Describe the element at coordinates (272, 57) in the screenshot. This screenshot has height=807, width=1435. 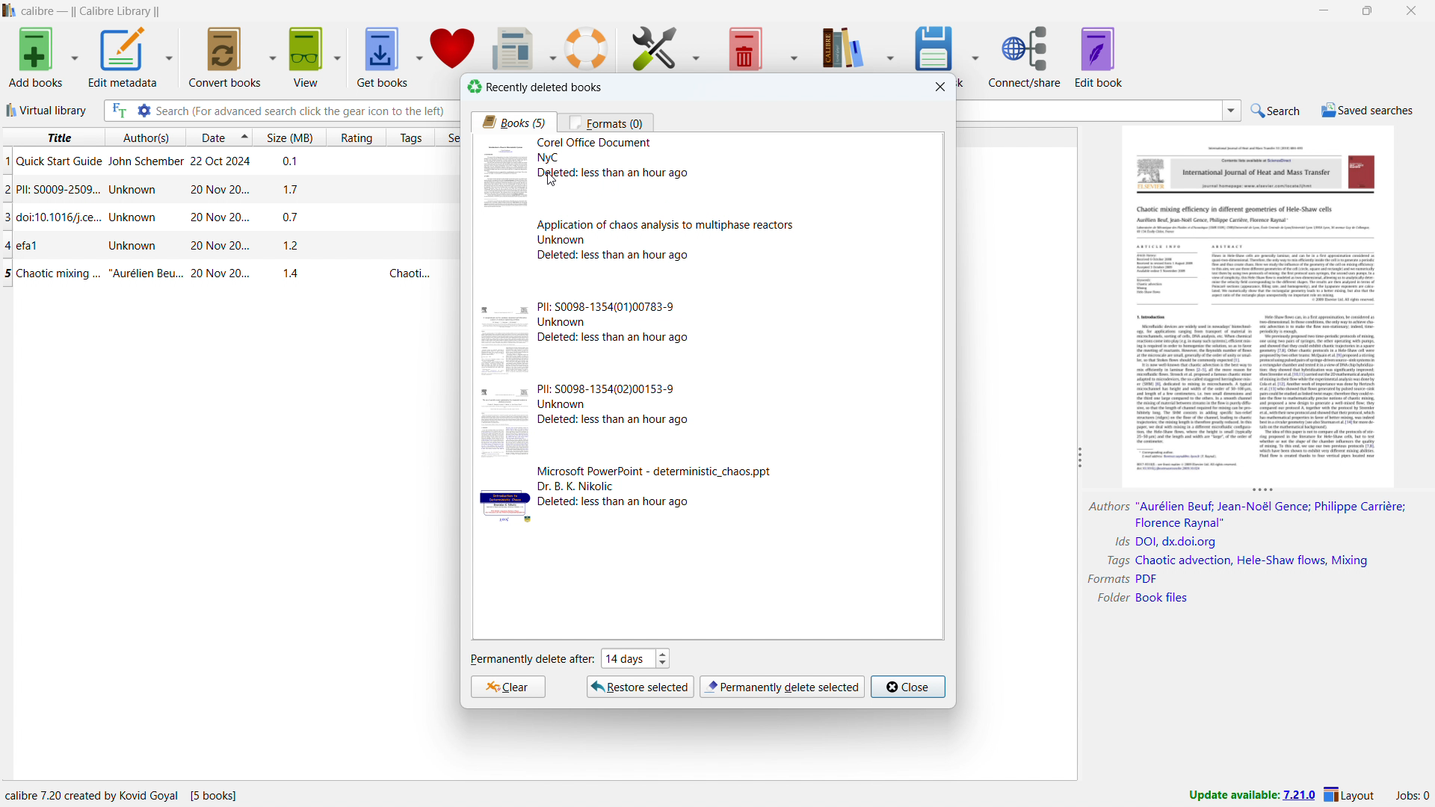
I see `convert books options` at that location.